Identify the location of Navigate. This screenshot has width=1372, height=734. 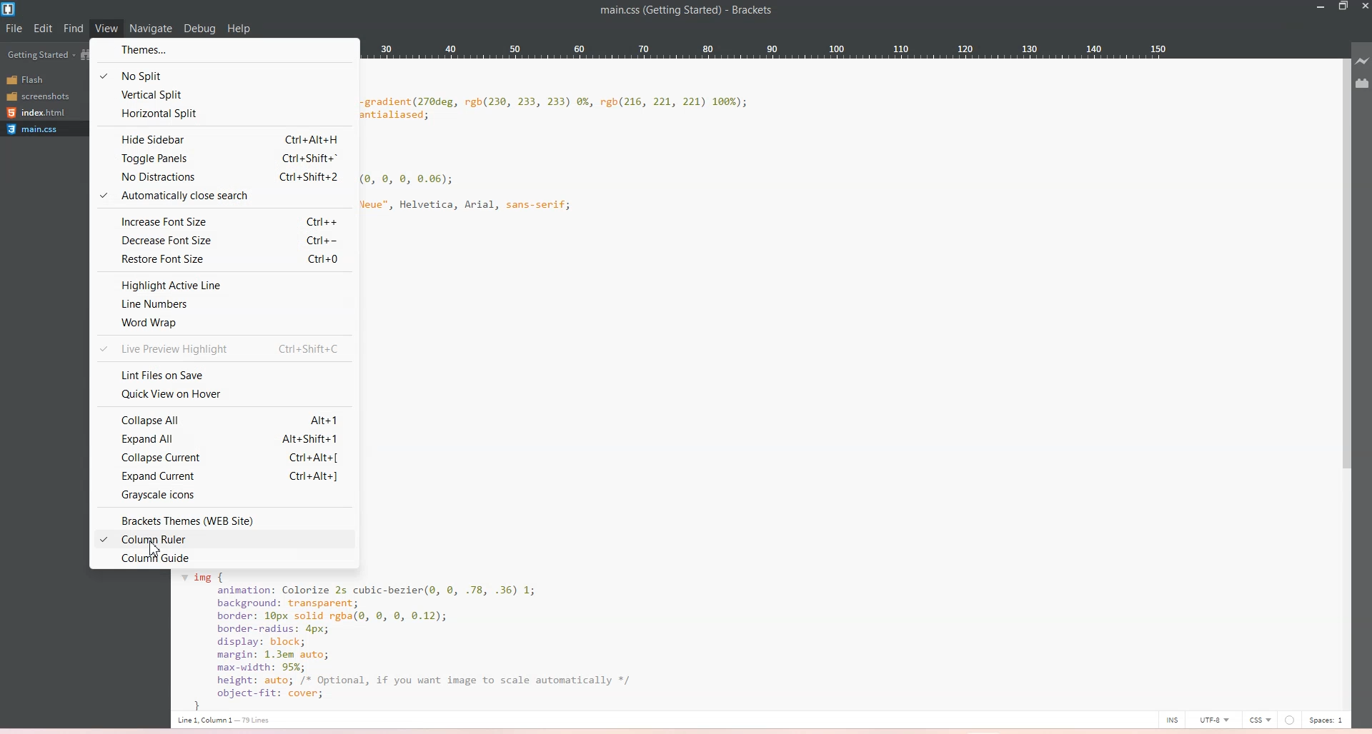
(151, 28).